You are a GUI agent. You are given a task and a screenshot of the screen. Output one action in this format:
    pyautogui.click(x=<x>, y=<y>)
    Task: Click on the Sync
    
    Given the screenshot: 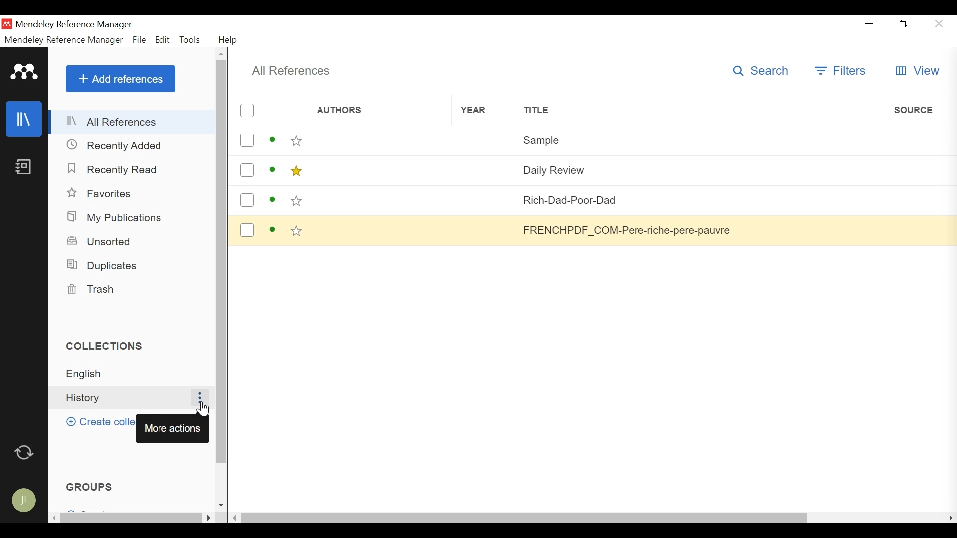 What is the action you would take?
    pyautogui.click(x=25, y=450)
    